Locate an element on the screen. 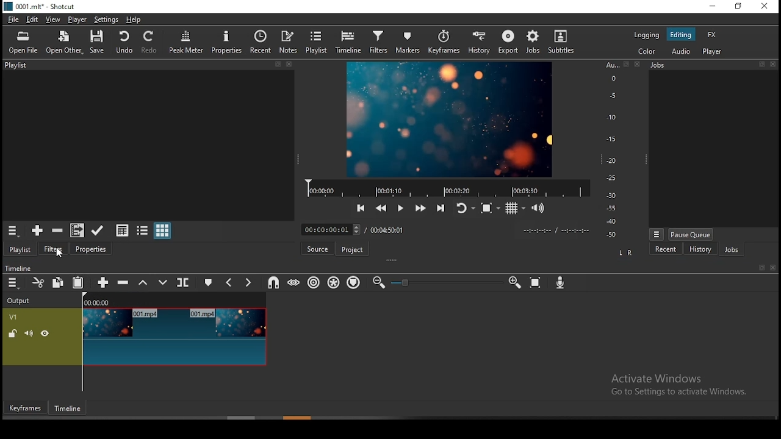 The image size is (781, 439). ripple is located at coordinates (312, 282).